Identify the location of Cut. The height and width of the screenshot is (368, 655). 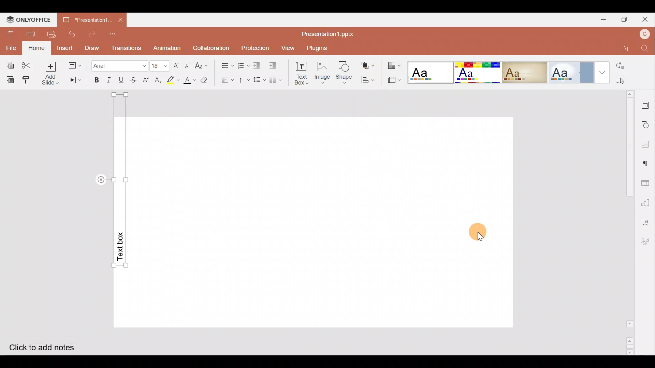
(28, 64).